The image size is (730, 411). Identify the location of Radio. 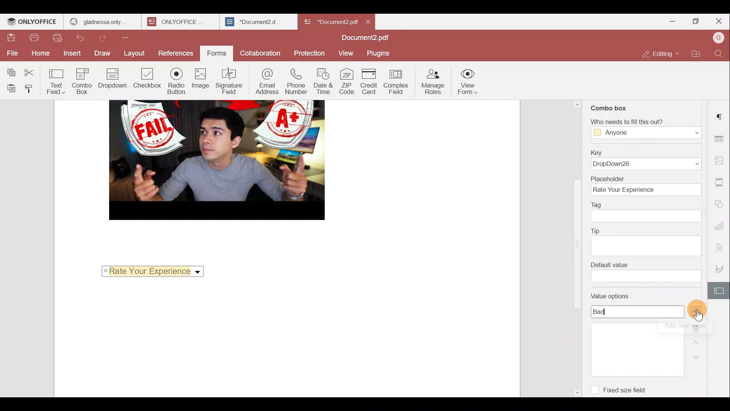
(176, 81).